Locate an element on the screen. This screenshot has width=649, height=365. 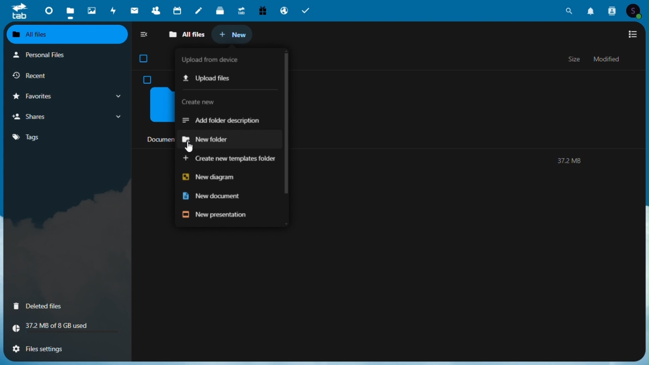
Photos is located at coordinates (92, 11).